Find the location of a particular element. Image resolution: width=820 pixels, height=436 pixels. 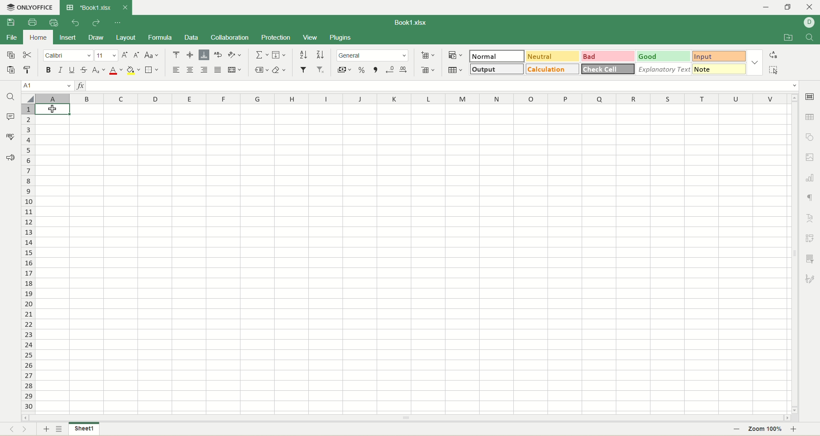

file is located at coordinates (11, 38).